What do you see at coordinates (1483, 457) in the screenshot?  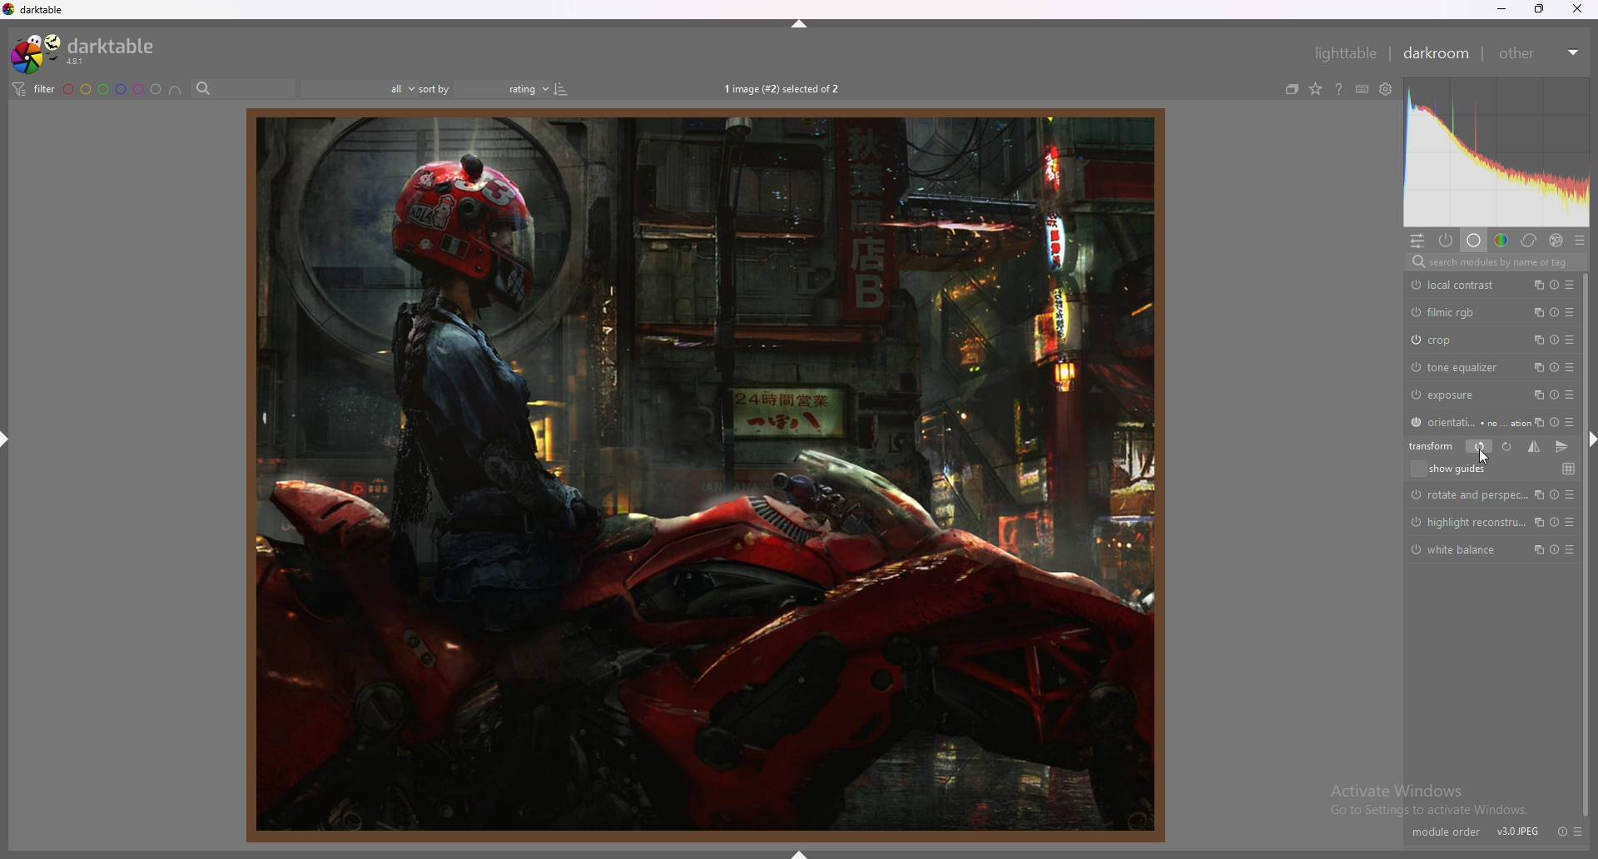 I see `cursor` at bounding box center [1483, 457].